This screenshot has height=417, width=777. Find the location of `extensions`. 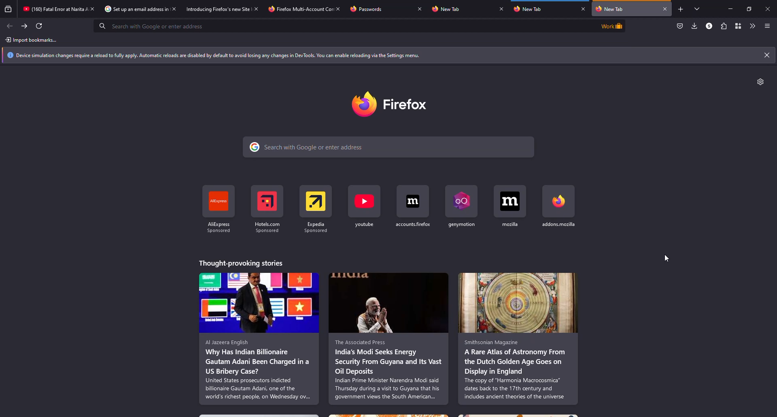

extensions is located at coordinates (723, 26).